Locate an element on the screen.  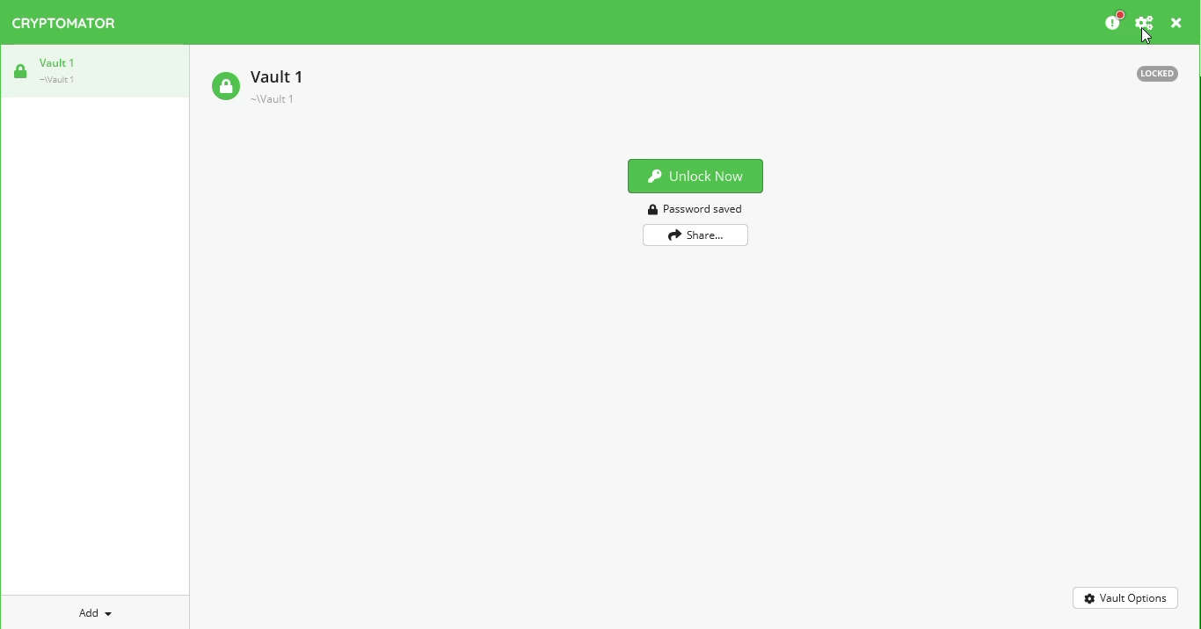
share is located at coordinates (695, 235).